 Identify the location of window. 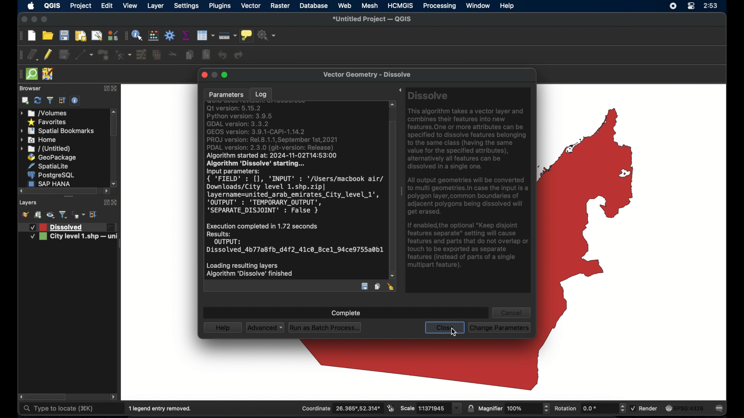
(478, 5).